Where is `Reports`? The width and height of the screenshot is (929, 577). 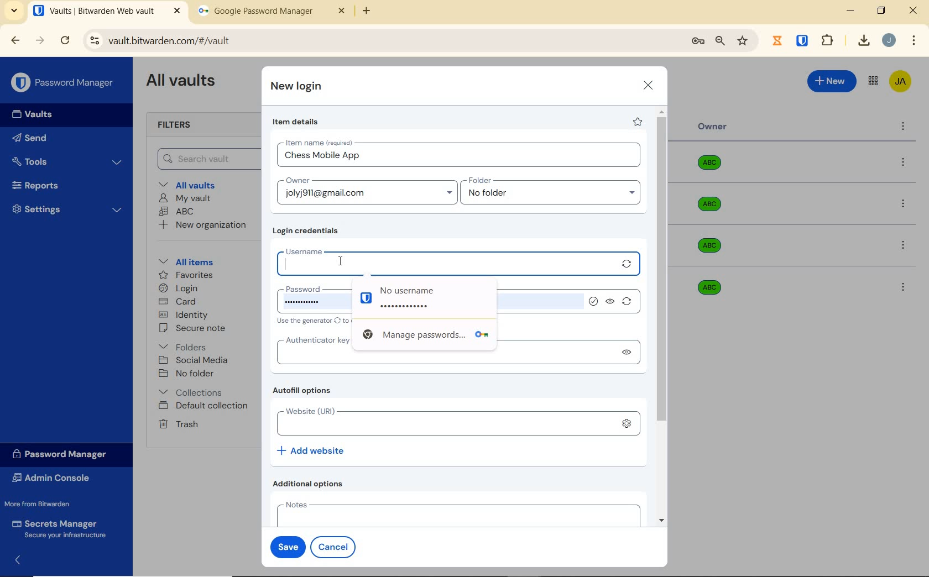 Reports is located at coordinates (48, 183).